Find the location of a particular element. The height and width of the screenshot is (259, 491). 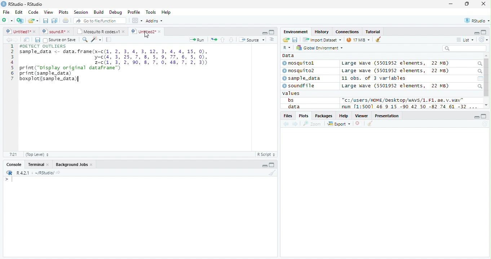

Print is located at coordinates (66, 21).